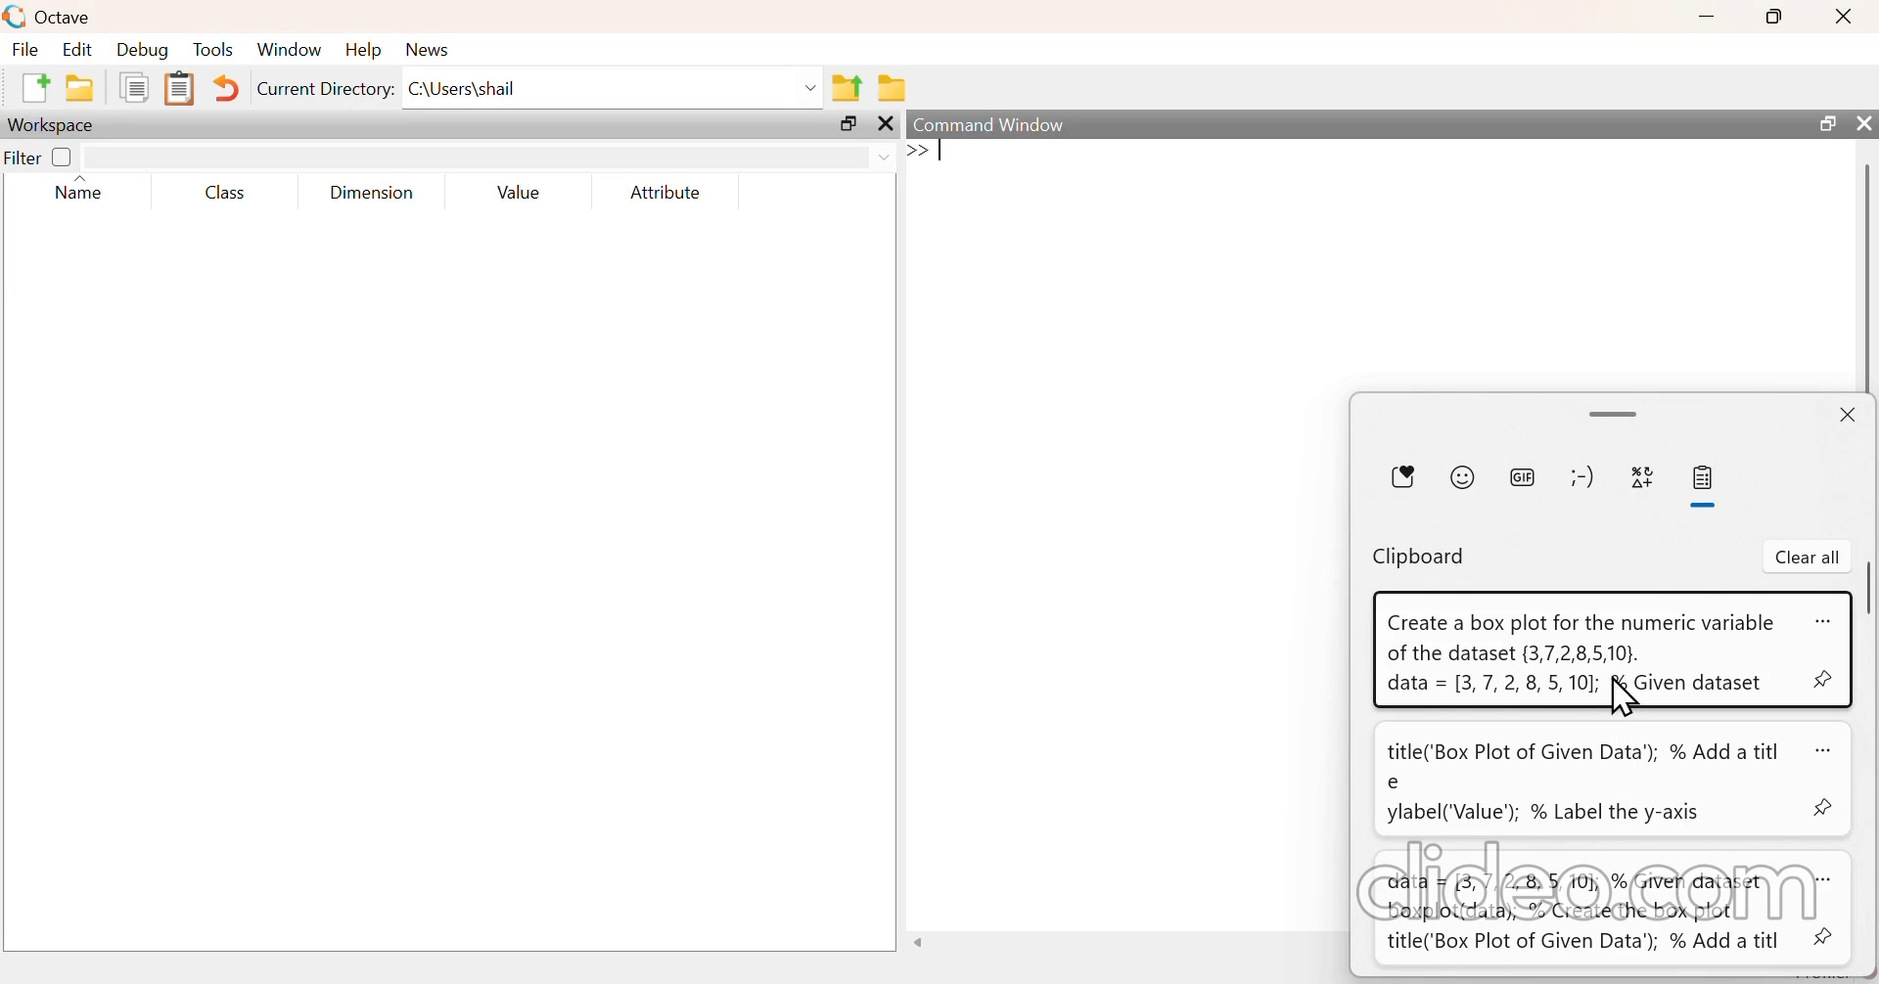  Describe the element at coordinates (13, 16) in the screenshot. I see `logo` at that location.